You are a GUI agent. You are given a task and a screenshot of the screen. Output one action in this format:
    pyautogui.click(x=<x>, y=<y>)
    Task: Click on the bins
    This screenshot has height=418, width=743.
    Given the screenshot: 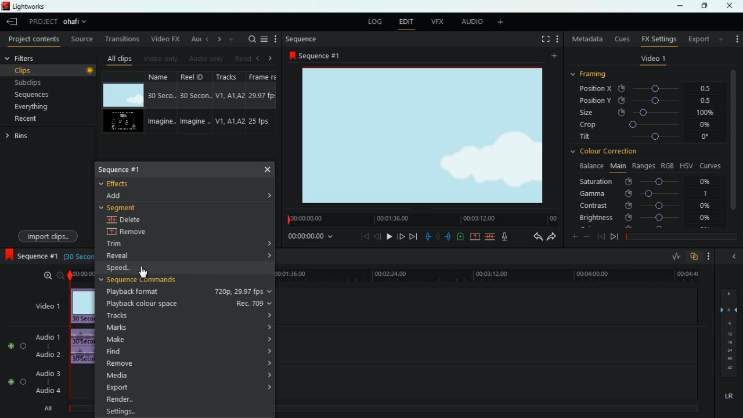 What is the action you would take?
    pyautogui.click(x=23, y=136)
    